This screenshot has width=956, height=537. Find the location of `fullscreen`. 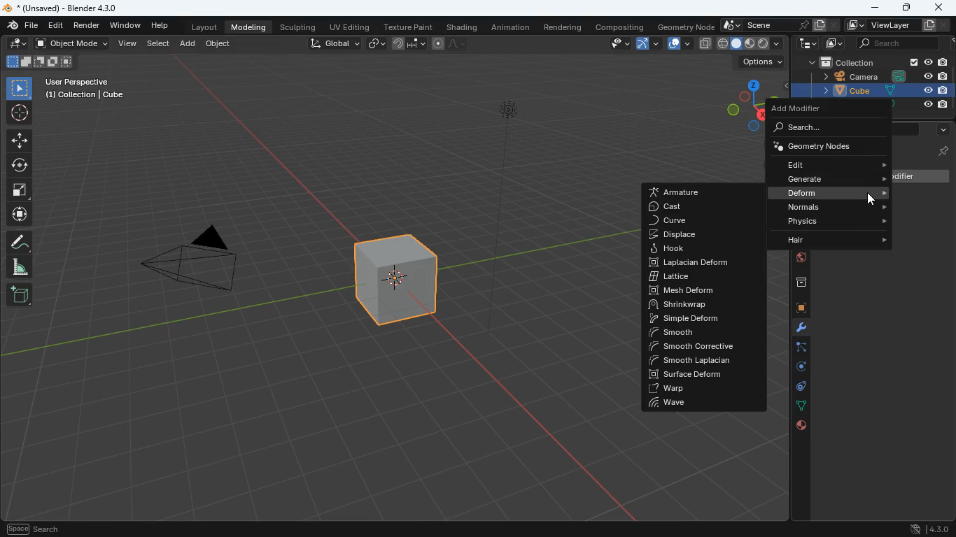

fullscreen is located at coordinates (22, 191).